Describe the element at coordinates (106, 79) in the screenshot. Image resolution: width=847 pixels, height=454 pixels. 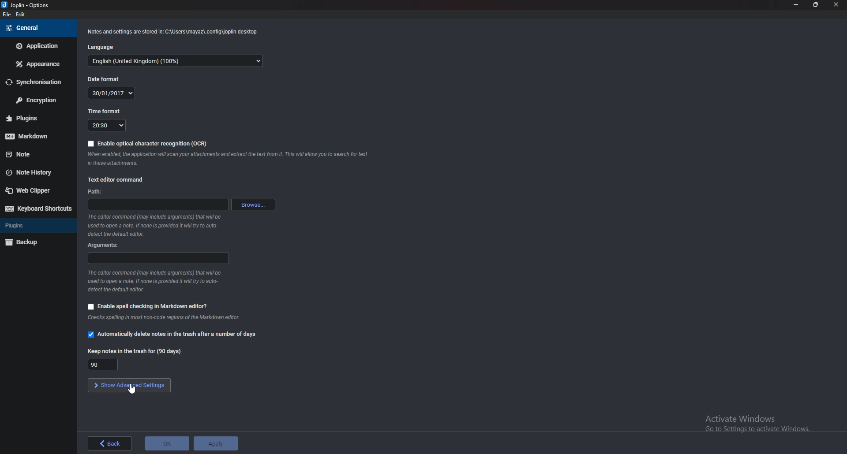
I see `Date format` at that location.